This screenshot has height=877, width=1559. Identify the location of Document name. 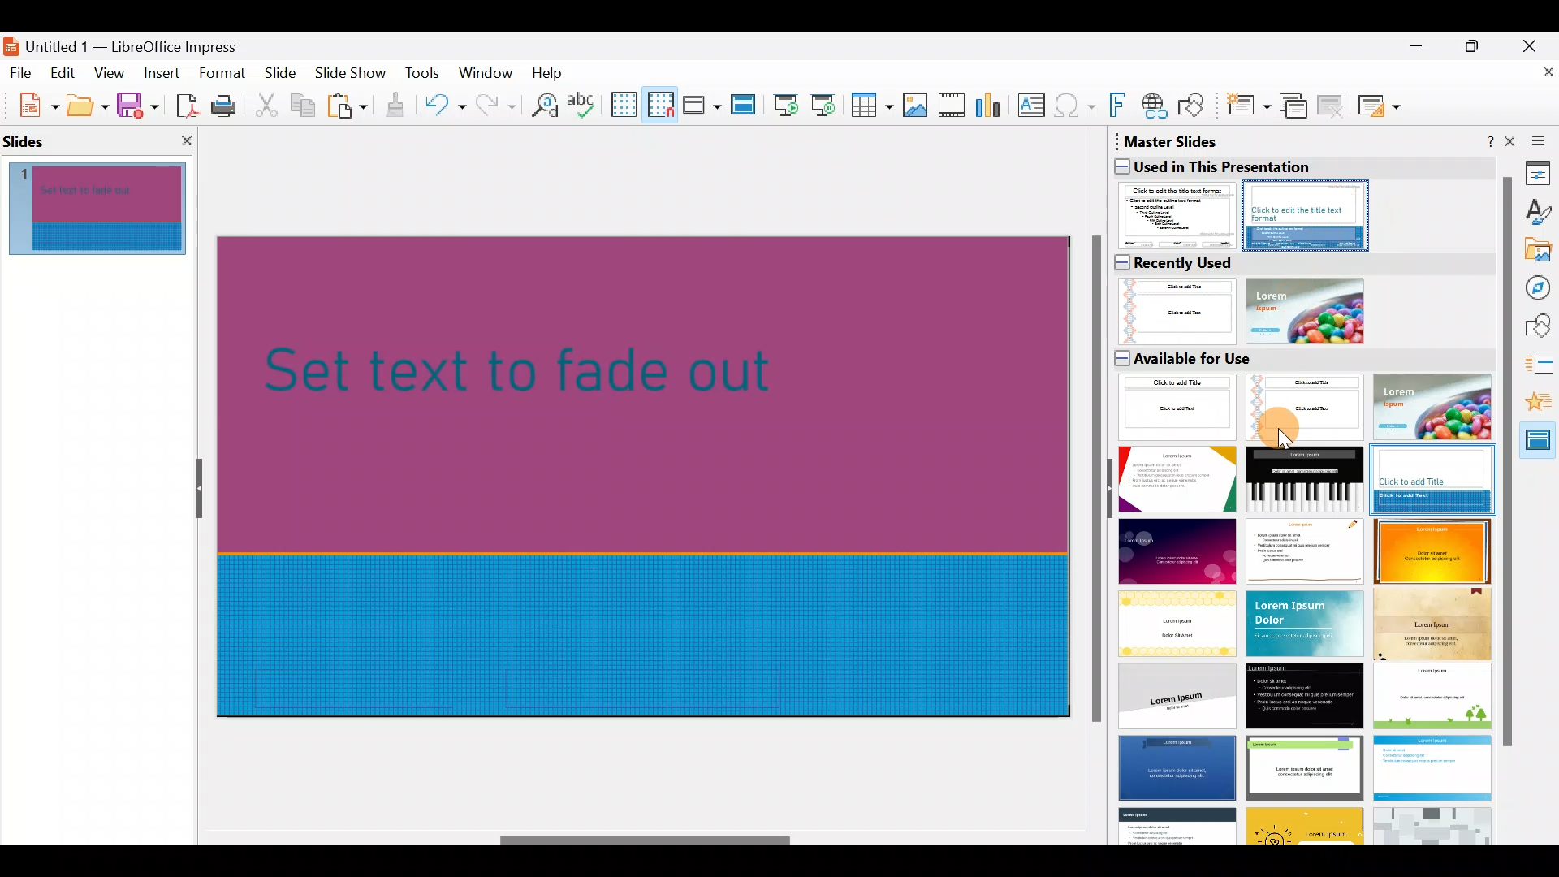
(132, 42).